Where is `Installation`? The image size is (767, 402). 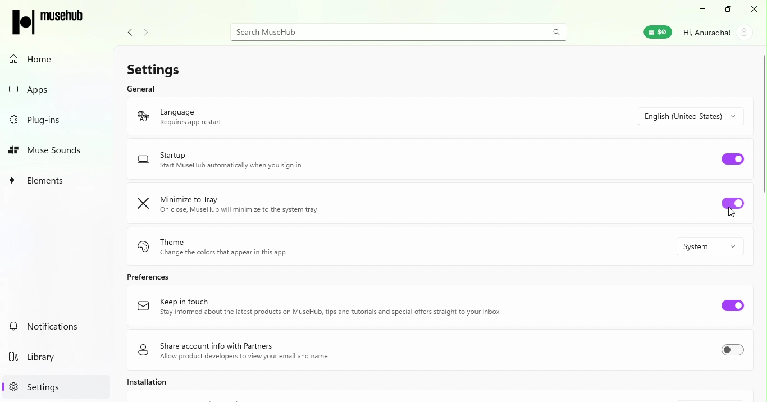 Installation is located at coordinates (159, 385).